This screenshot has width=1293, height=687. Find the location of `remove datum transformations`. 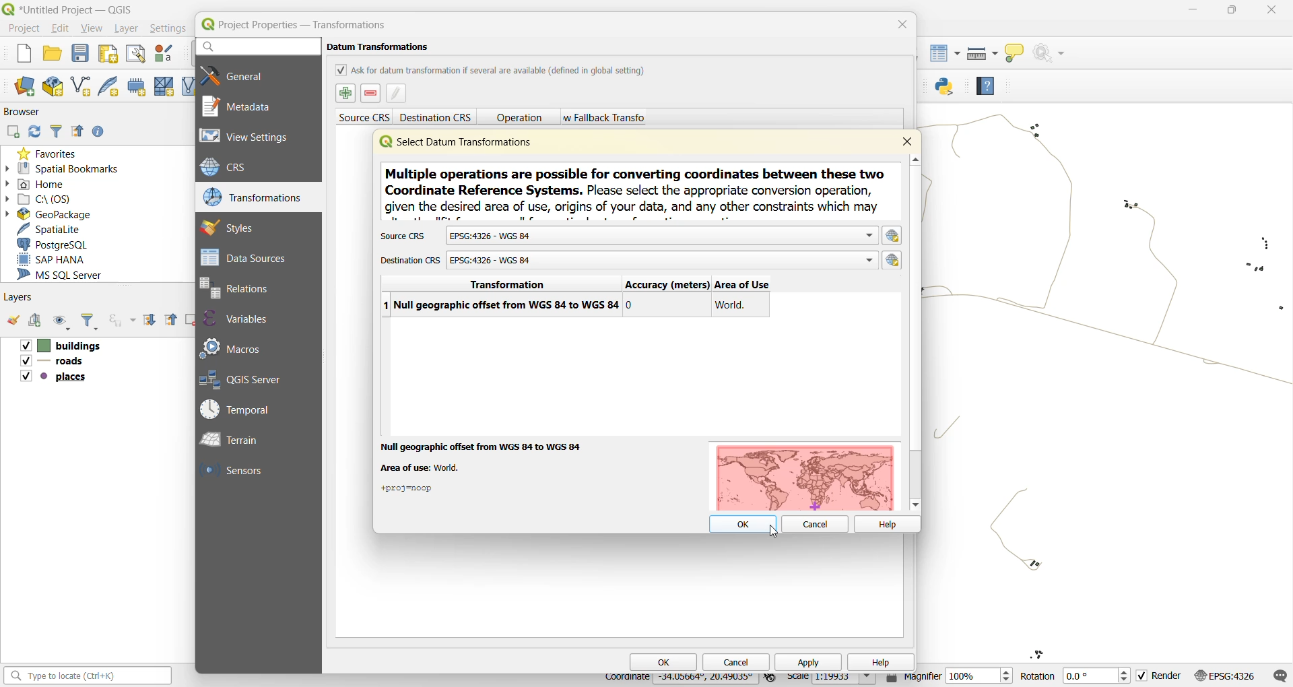

remove datum transformations is located at coordinates (371, 94).